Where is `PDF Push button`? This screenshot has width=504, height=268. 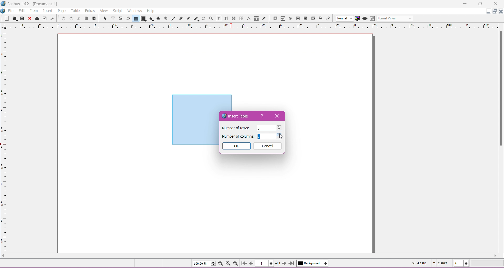 PDF Push button is located at coordinates (275, 19).